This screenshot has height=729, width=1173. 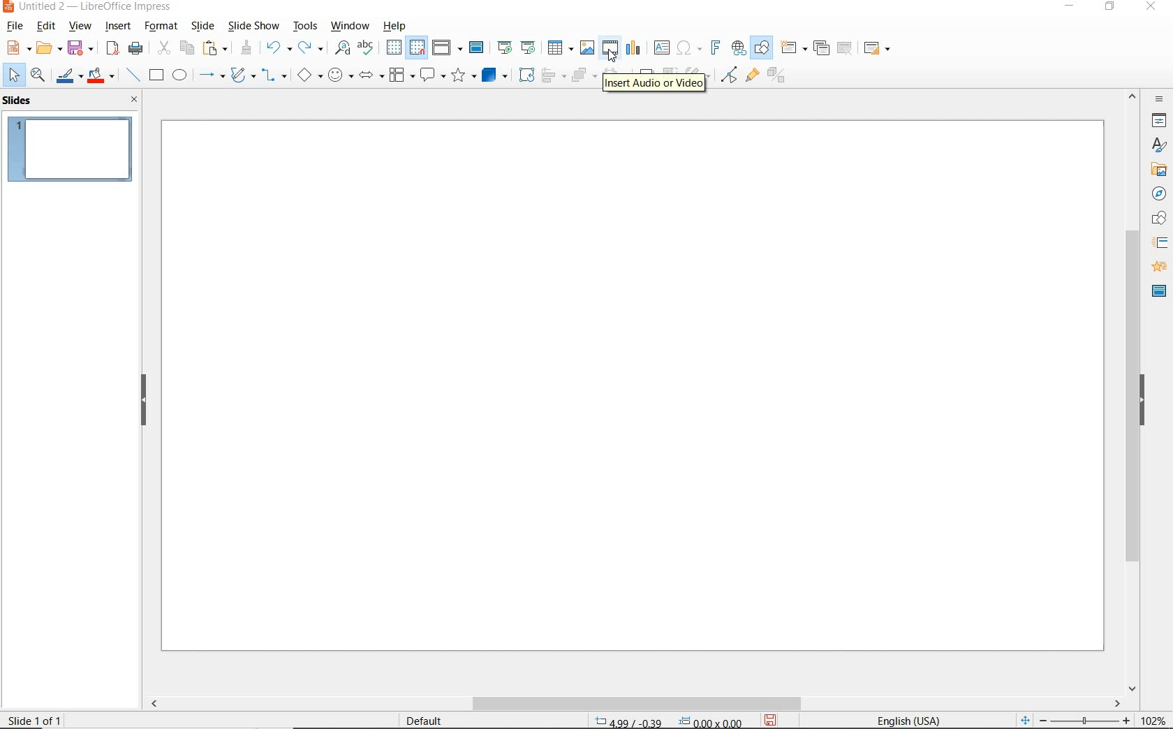 I want to click on SAVE, so click(x=774, y=719).